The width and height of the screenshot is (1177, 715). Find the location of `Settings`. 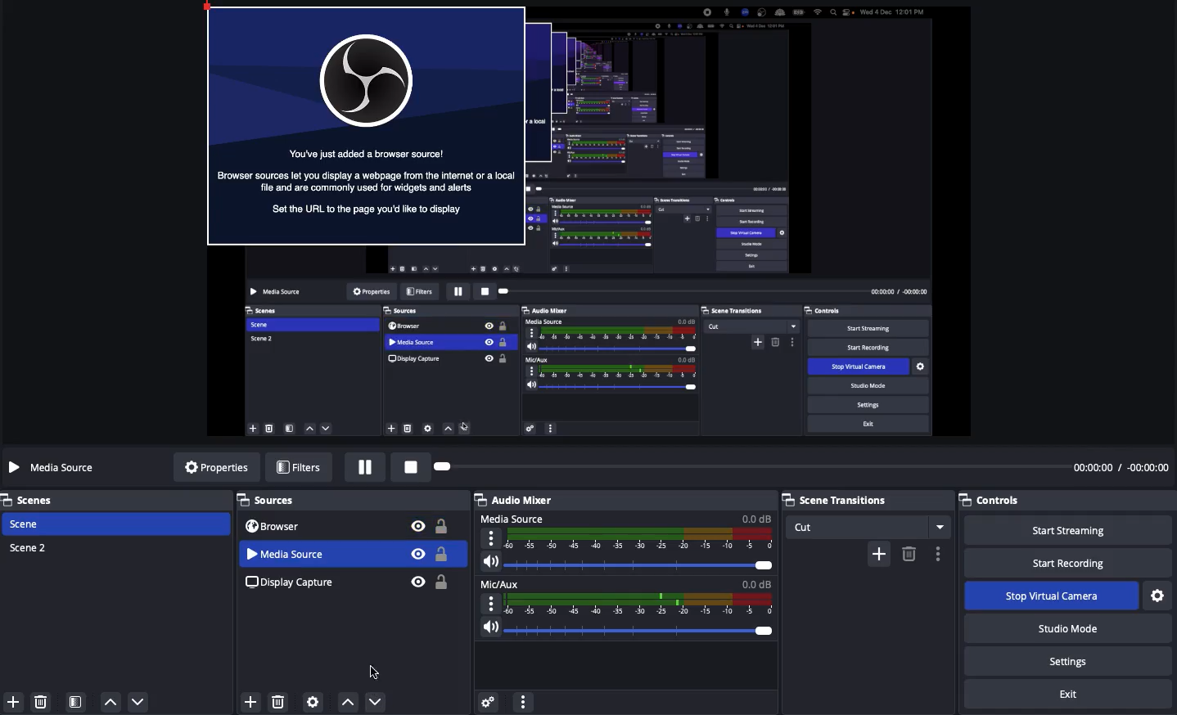

Settings is located at coordinates (1067, 662).